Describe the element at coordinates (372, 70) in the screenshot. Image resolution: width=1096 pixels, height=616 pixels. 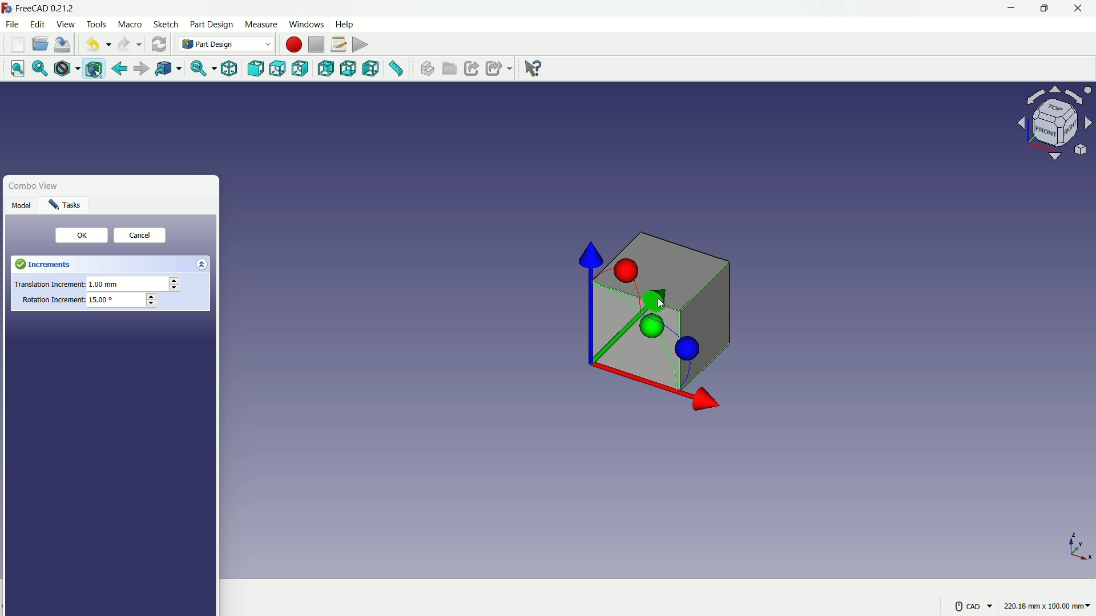
I see `left view` at that location.